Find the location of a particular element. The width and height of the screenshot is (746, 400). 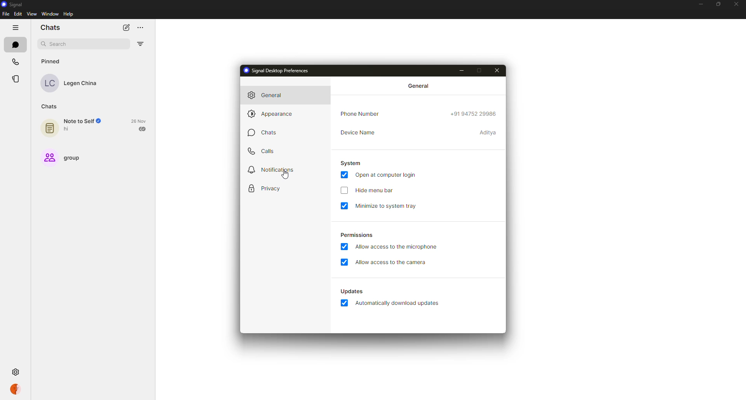

file is located at coordinates (6, 14).